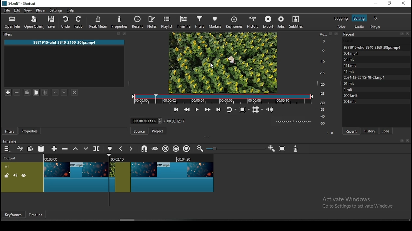 This screenshot has width=412, height=231. I want to click on close, so click(408, 141).